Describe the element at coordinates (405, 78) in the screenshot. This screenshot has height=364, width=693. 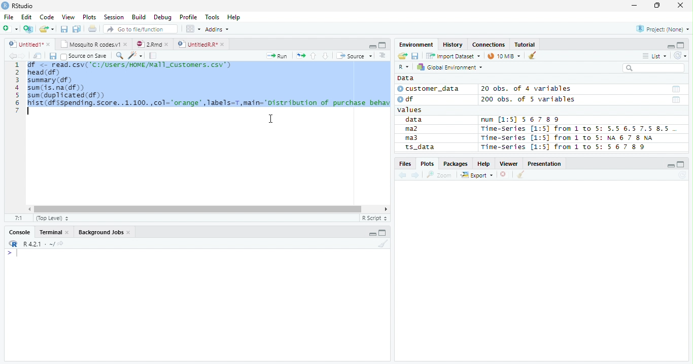
I see `Data` at that location.